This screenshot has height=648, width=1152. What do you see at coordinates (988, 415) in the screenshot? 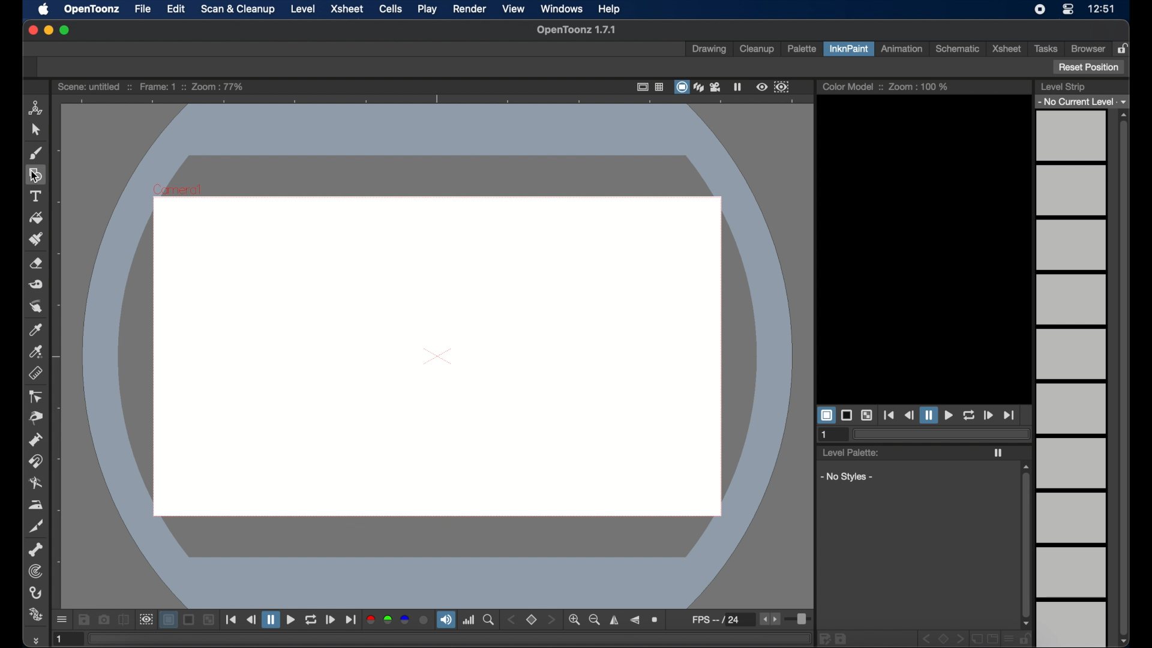
I see `forward` at bounding box center [988, 415].